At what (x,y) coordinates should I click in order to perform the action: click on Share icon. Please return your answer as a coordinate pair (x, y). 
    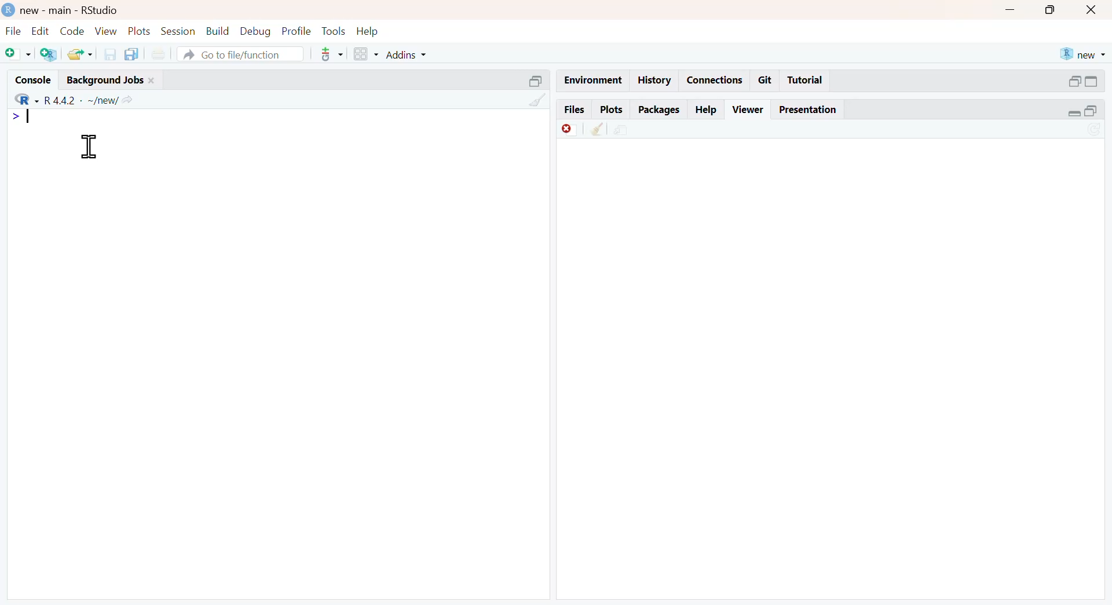
    Looking at the image, I should click on (129, 100).